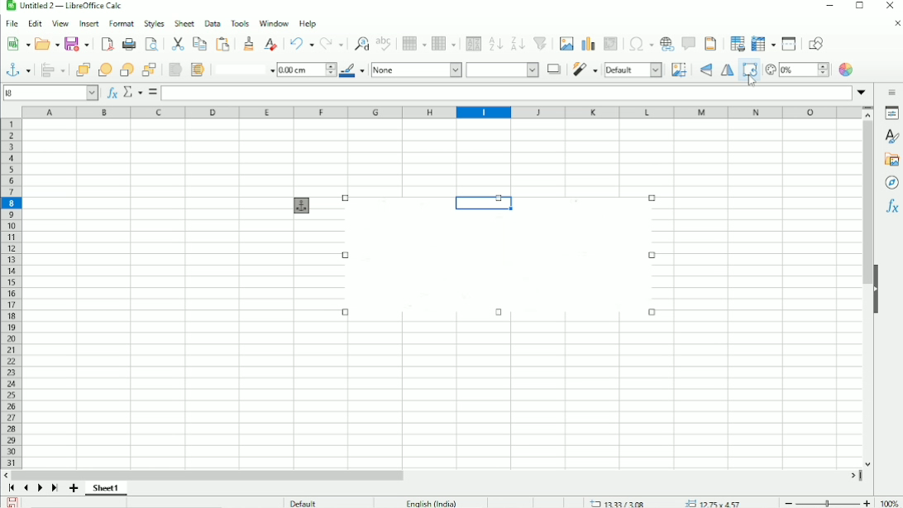 This screenshot has height=508, width=903. Describe the element at coordinates (274, 22) in the screenshot. I see `Window` at that location.